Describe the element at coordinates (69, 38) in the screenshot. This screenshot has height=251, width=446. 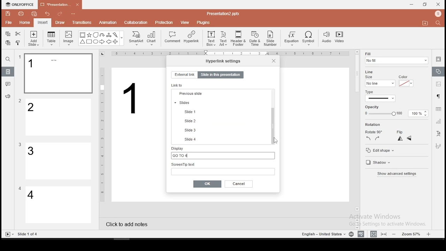
I see `image` at that location.